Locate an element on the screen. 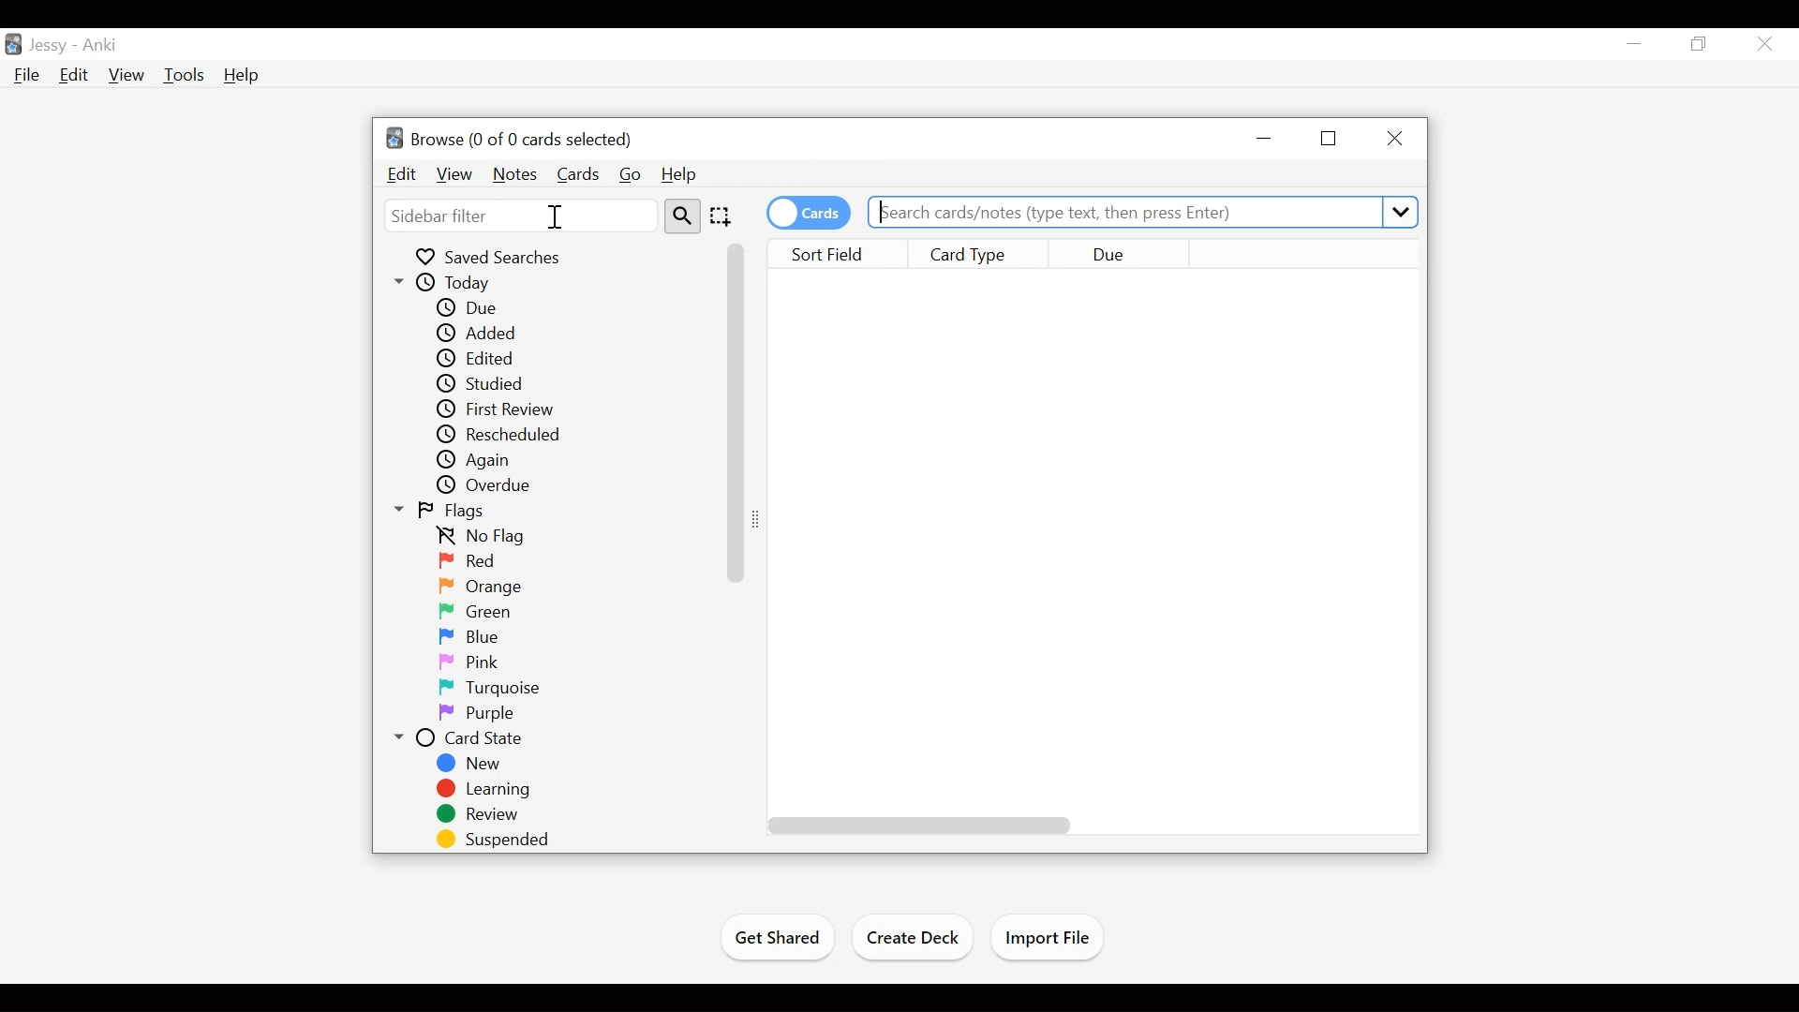 The height and width of the screenshot is (1012, 1799). Search cards/notes  is located at coordinates (1140, 214).